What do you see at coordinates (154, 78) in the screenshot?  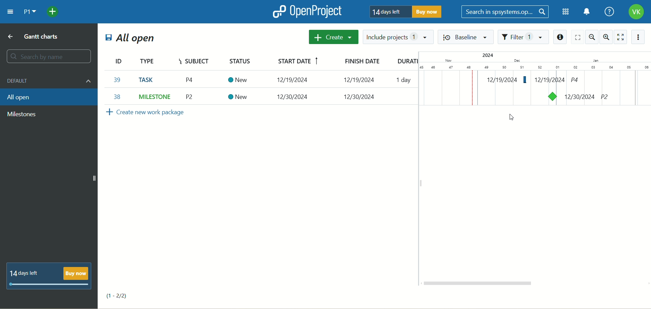 I see `MILESTONE` at bounding box center [154, 78].